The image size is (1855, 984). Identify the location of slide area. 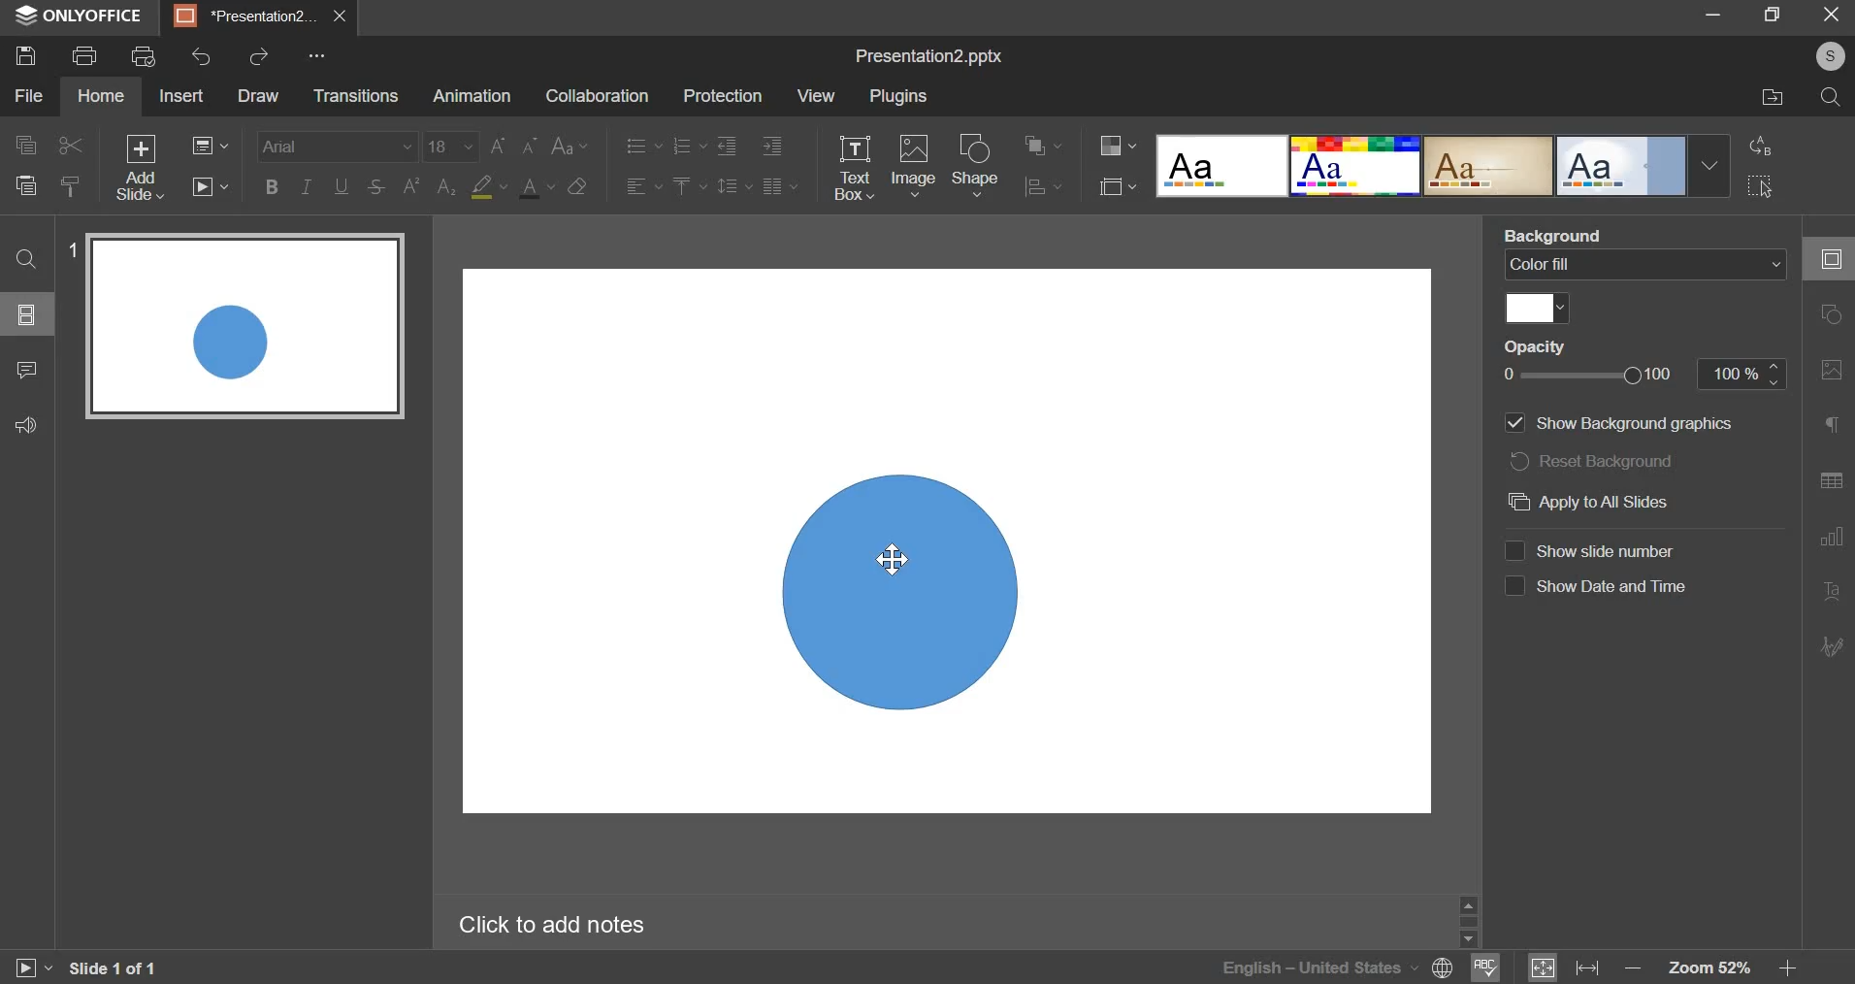
(952, 531).